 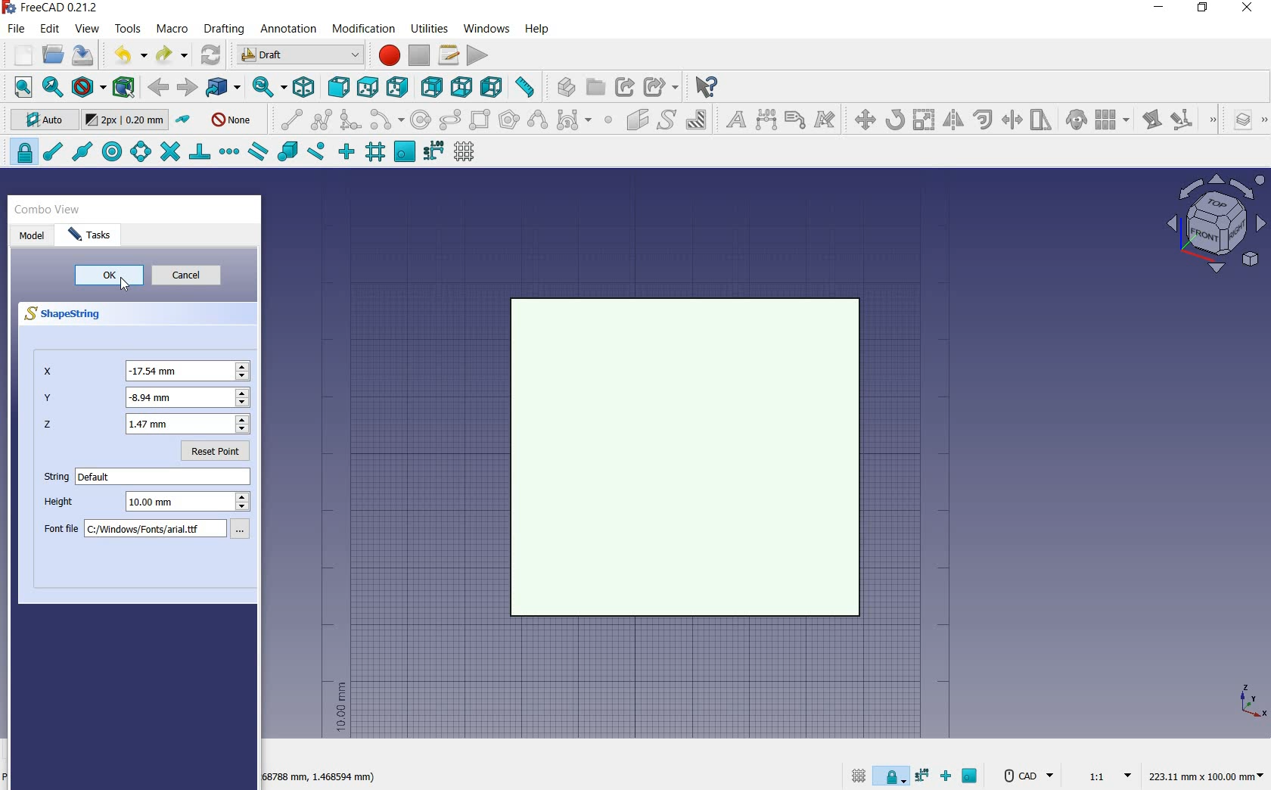 What do you see at coordinates (625, 86) in the screenshot?
I see `make link` at bounding box center [625, 86].